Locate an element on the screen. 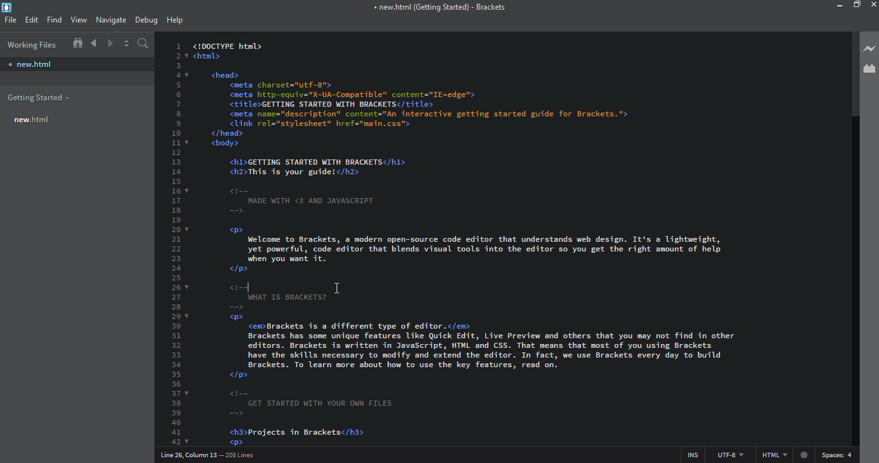 The image size is (879, 463). utf 8 is located at coordinates (730, 453).